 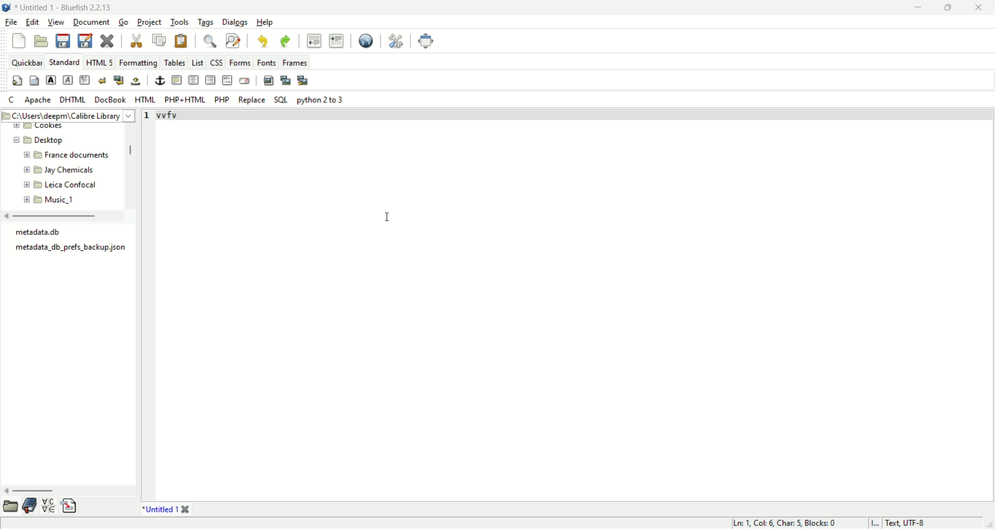 I want to click on quickstart, so click(x=15, y=80).